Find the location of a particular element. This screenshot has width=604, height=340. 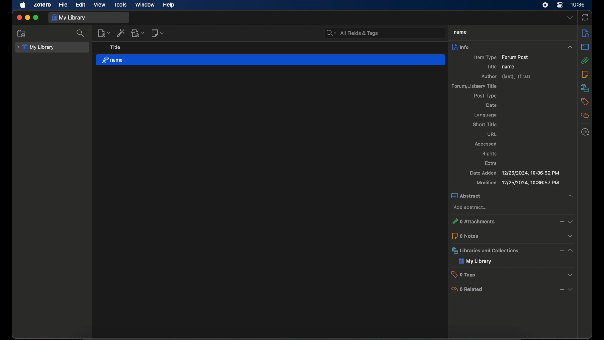

modified is located at coordinates (517, 183).